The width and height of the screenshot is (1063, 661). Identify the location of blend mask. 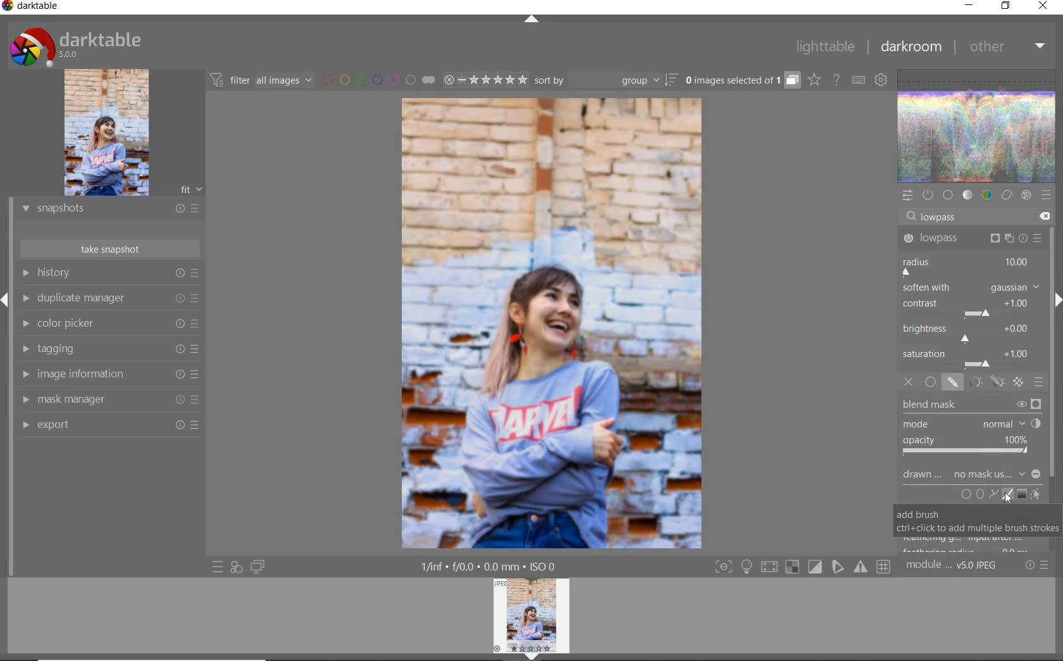
(975, 428).